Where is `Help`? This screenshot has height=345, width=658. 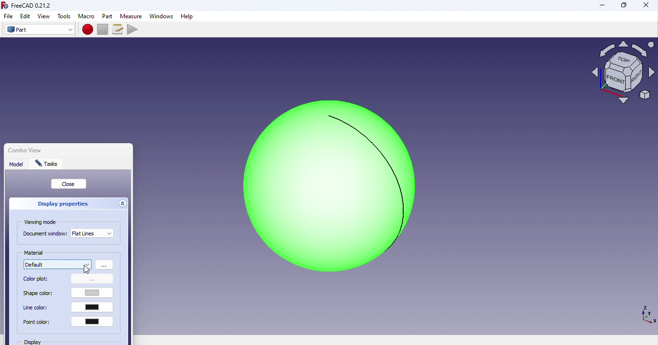
Help is located at coordinates (189, 16).